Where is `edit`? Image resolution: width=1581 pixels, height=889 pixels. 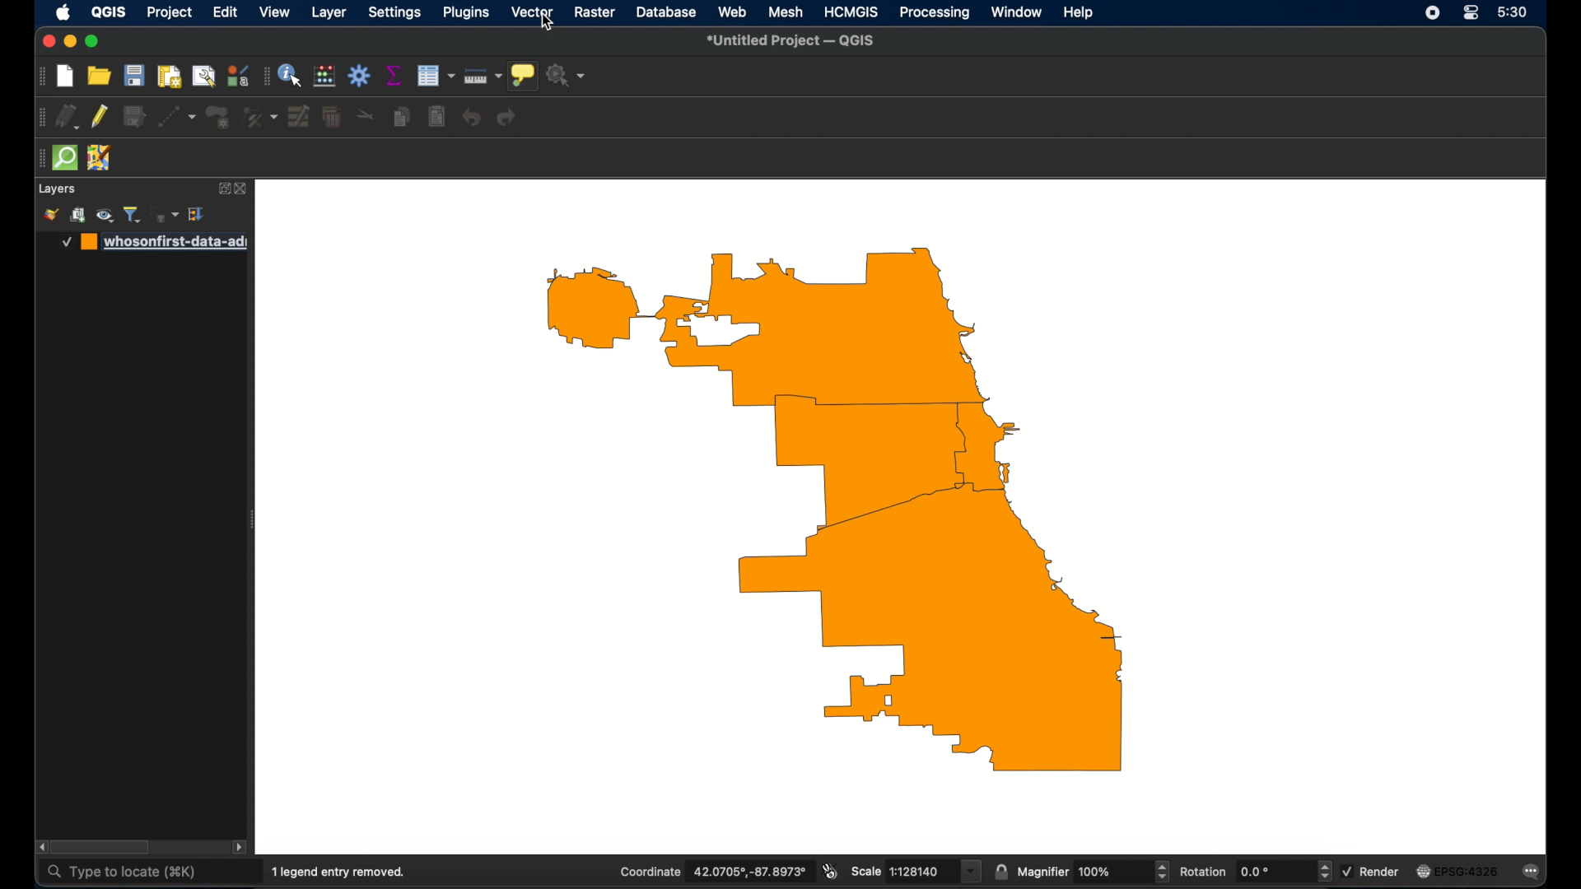
edit is located at coordinates (225, 12).